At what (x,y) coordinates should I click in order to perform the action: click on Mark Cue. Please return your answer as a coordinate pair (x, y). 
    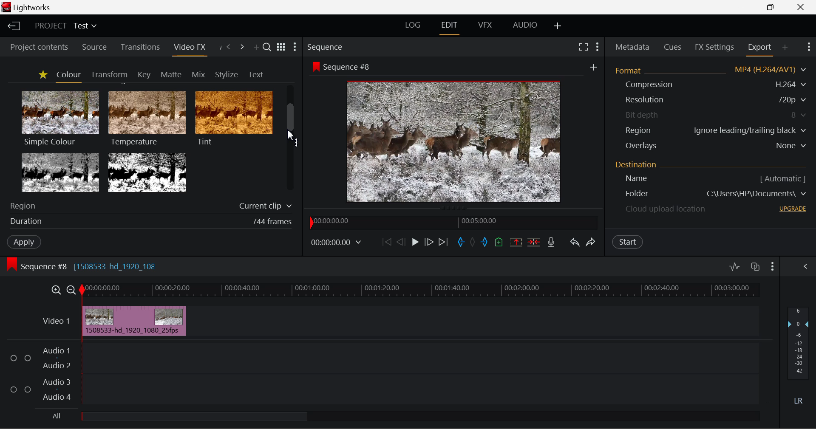
    Looking at the image, I should click on (499, 243).